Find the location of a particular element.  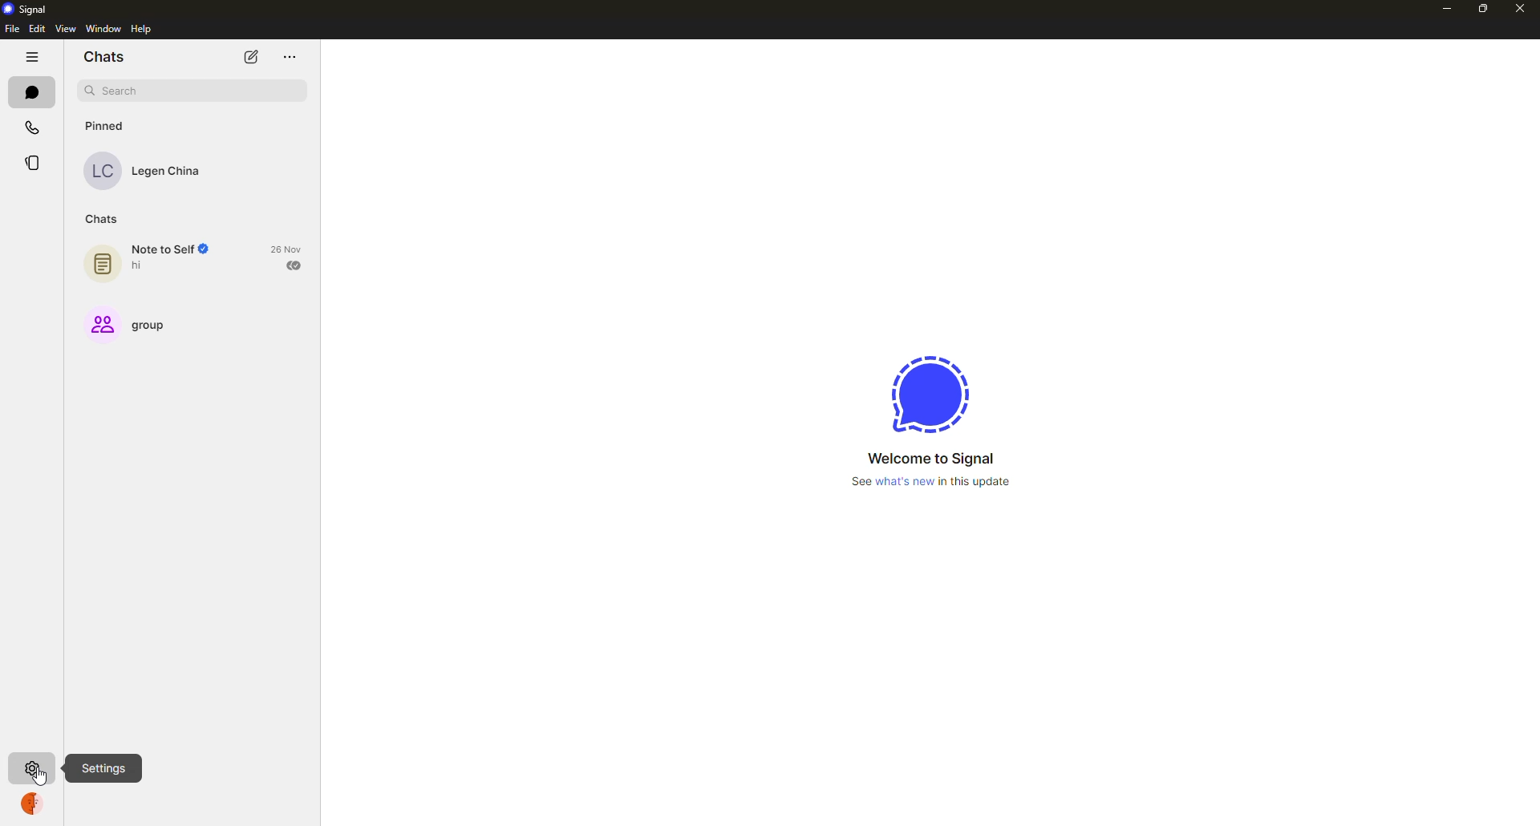

more is located at coordinates (289, 57).